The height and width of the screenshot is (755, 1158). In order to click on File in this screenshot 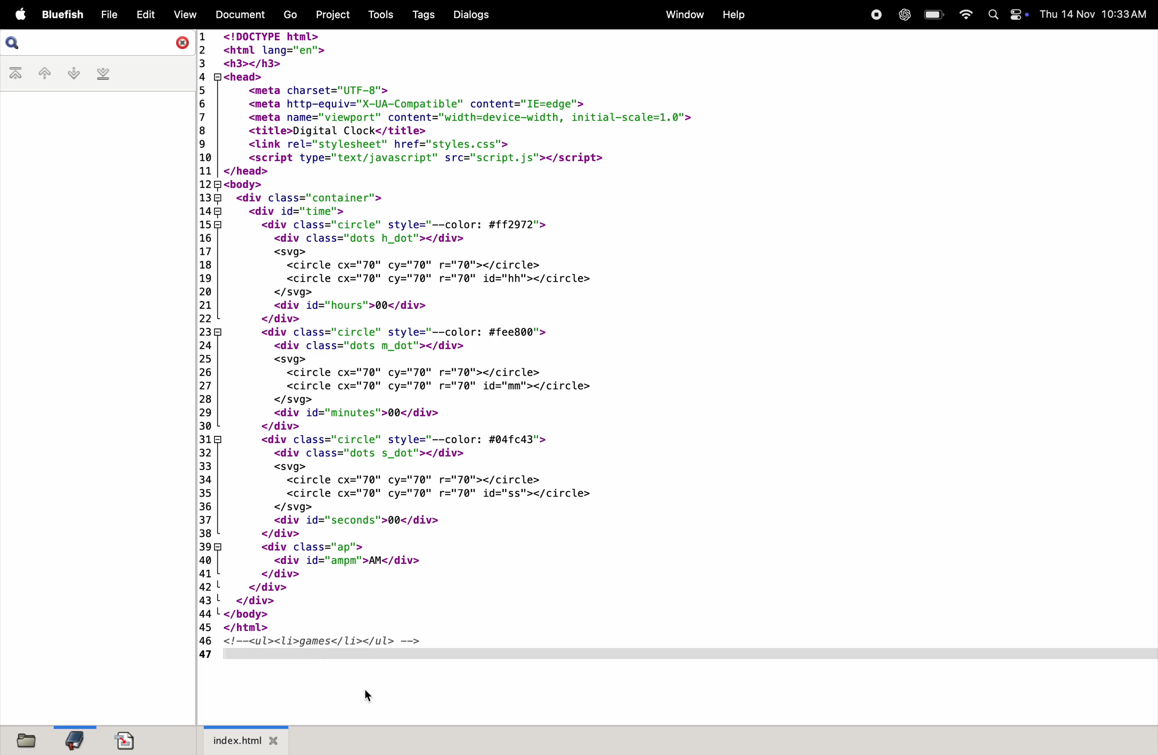, I will do `click(109, 15)`.